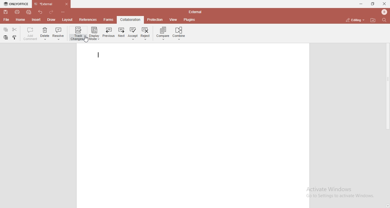 This screenshot has width=390, height=208. What do you see at coordinates (121, 33) in the screenshot?
I see `next` at bounding box center [121, 33].